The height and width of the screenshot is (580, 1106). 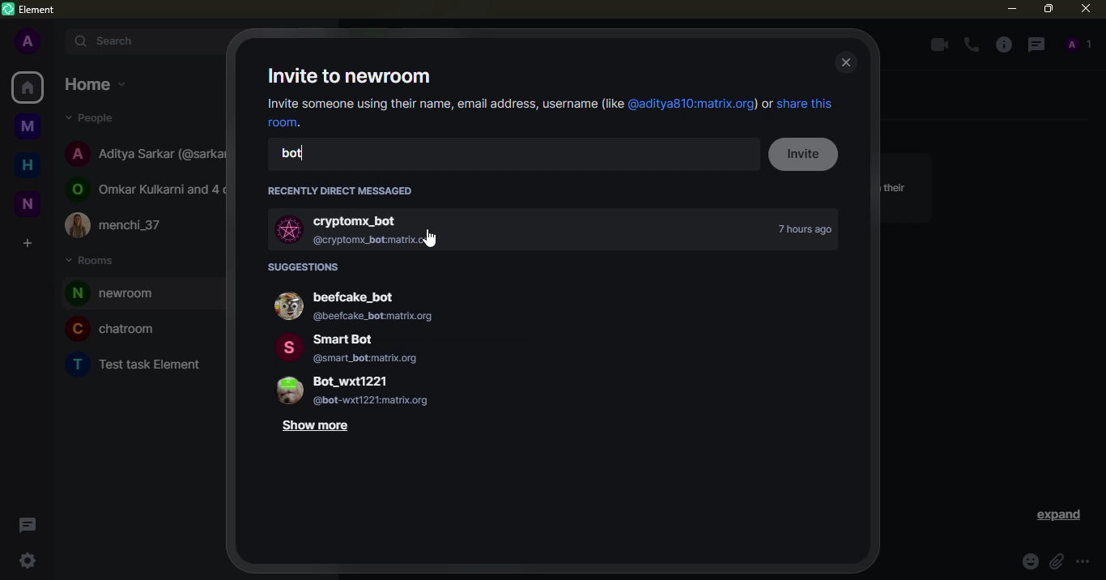 What do you see at coordinates (117, 41) in the screenshot?
I see `search` at bounding box center [117, 41].